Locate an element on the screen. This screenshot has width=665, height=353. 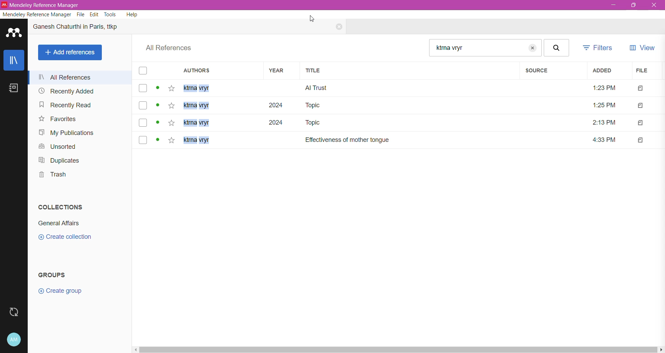
Notes is located at coordinates (14, 89).